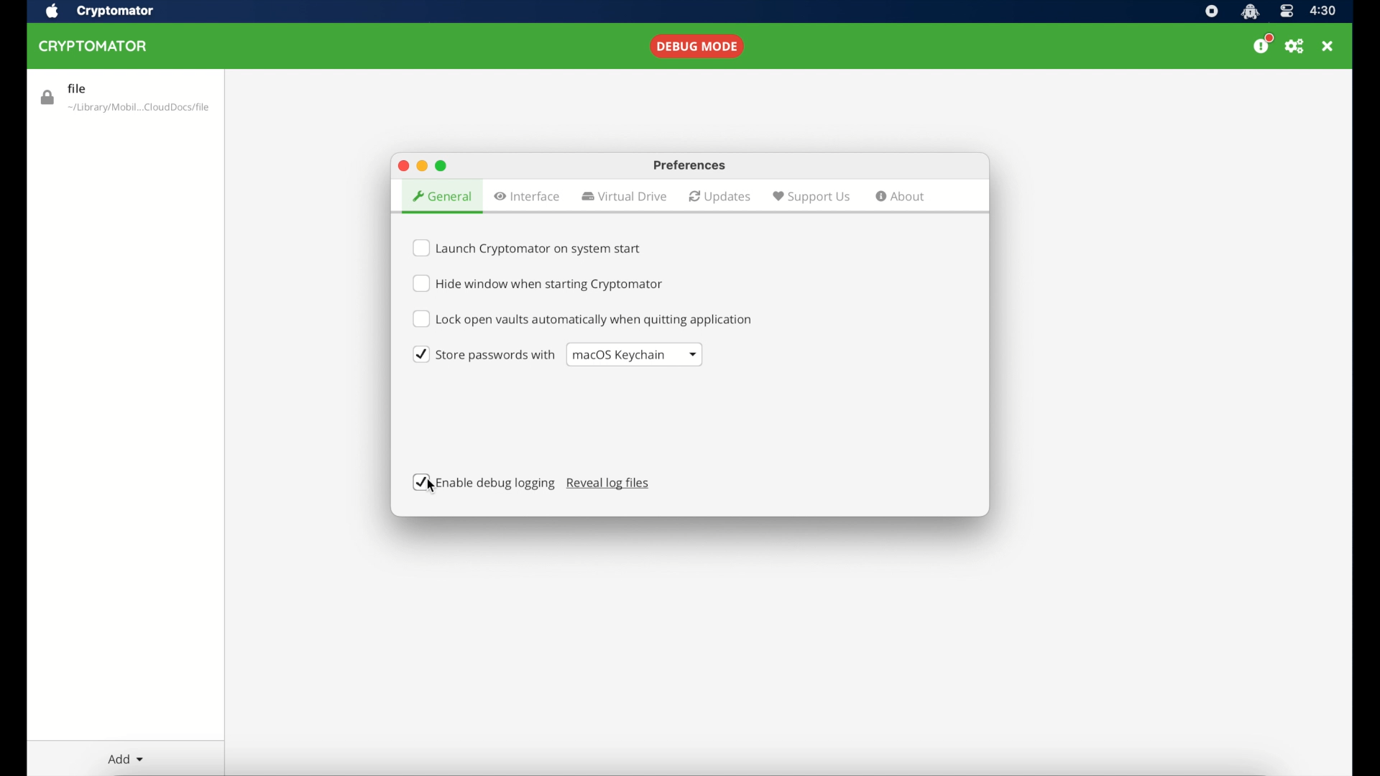 This screenshot has width=1380, height=776. What do you see at coordinates (609, 484) in the screenshot?
I see `reveal log files` at bounding box center [609, 484].